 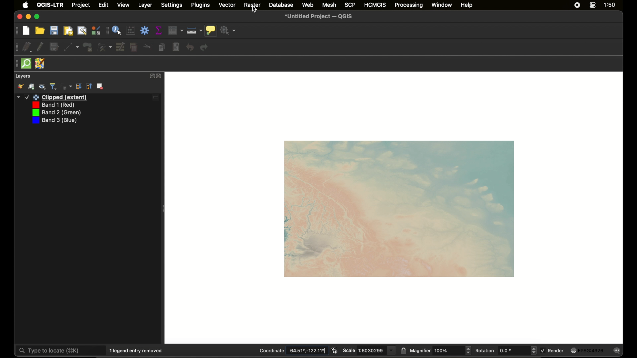 I want to click on control center, so click(x=593, y=5).